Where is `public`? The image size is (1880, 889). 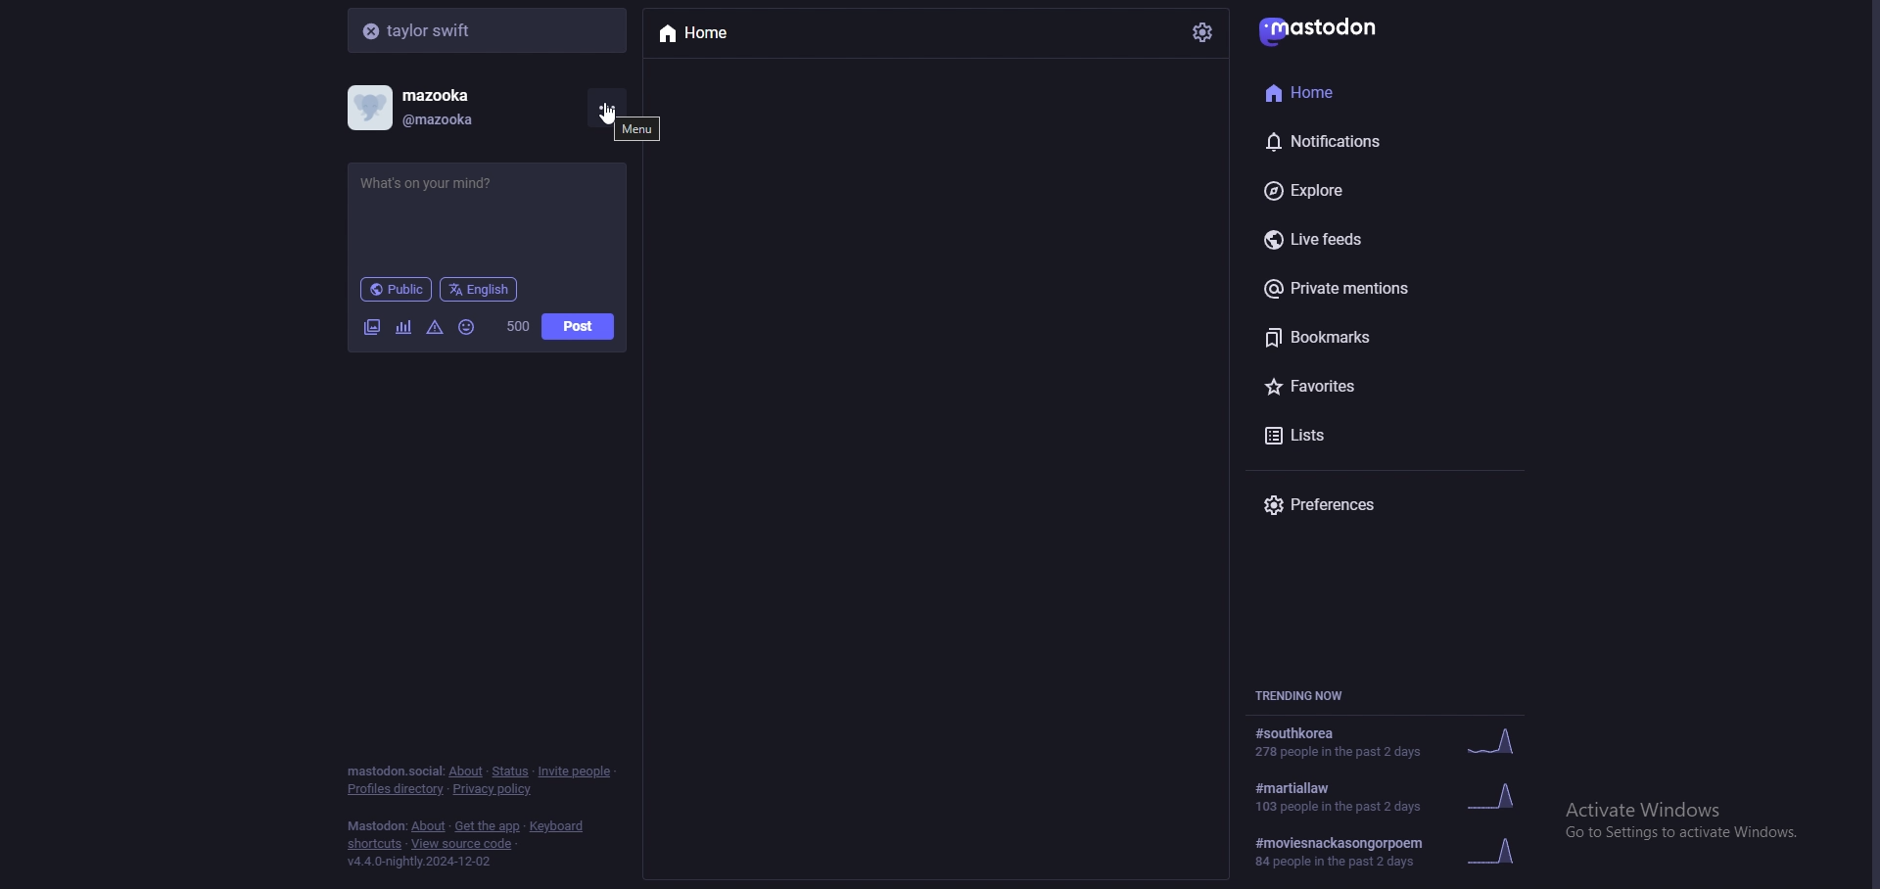 public is located at coordinates (398, 289).